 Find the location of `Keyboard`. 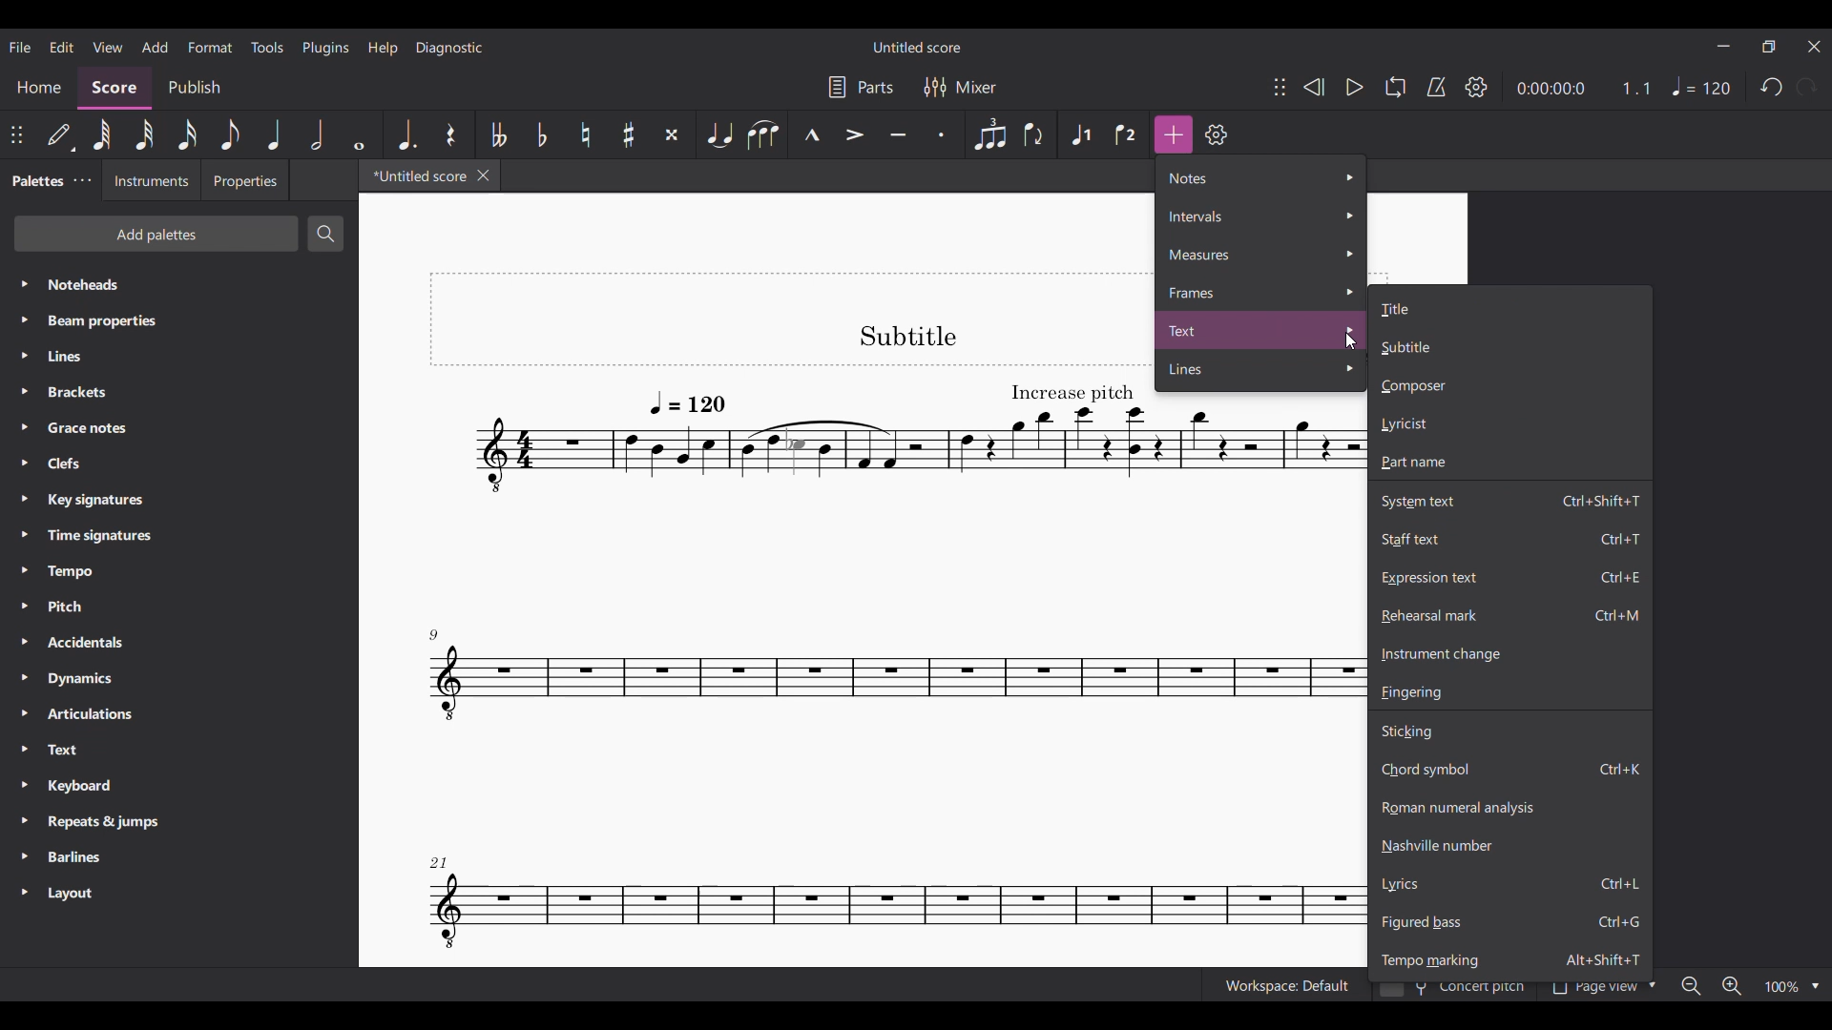

Keyboard is located at coordinates (179, 785).